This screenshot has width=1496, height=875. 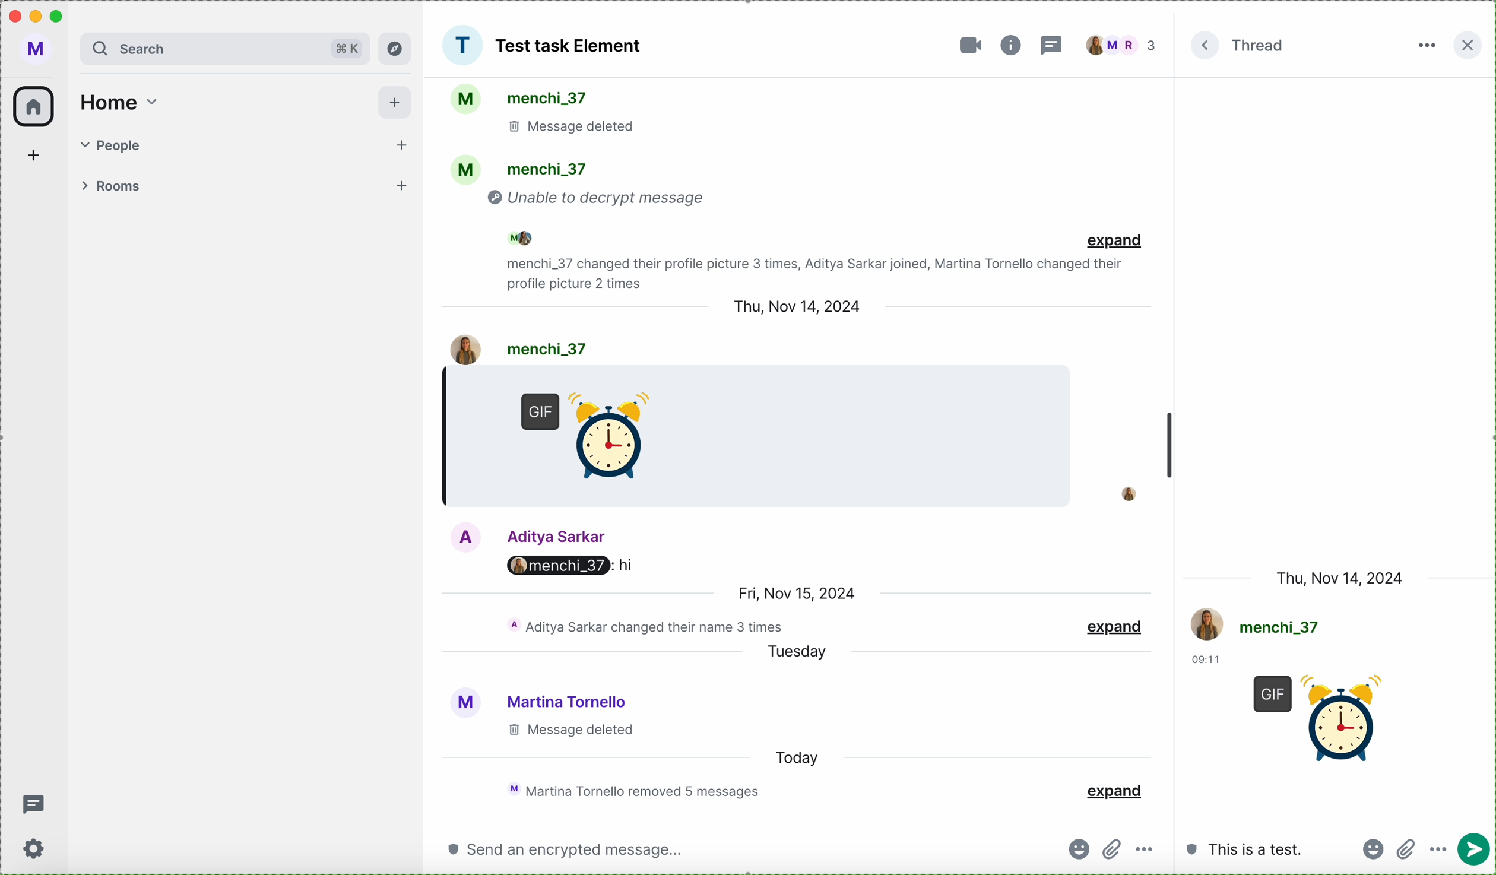 What do you see at coordinates (36, 850) in the screenshot?
I see `settings` at bounding box center [36, 850].